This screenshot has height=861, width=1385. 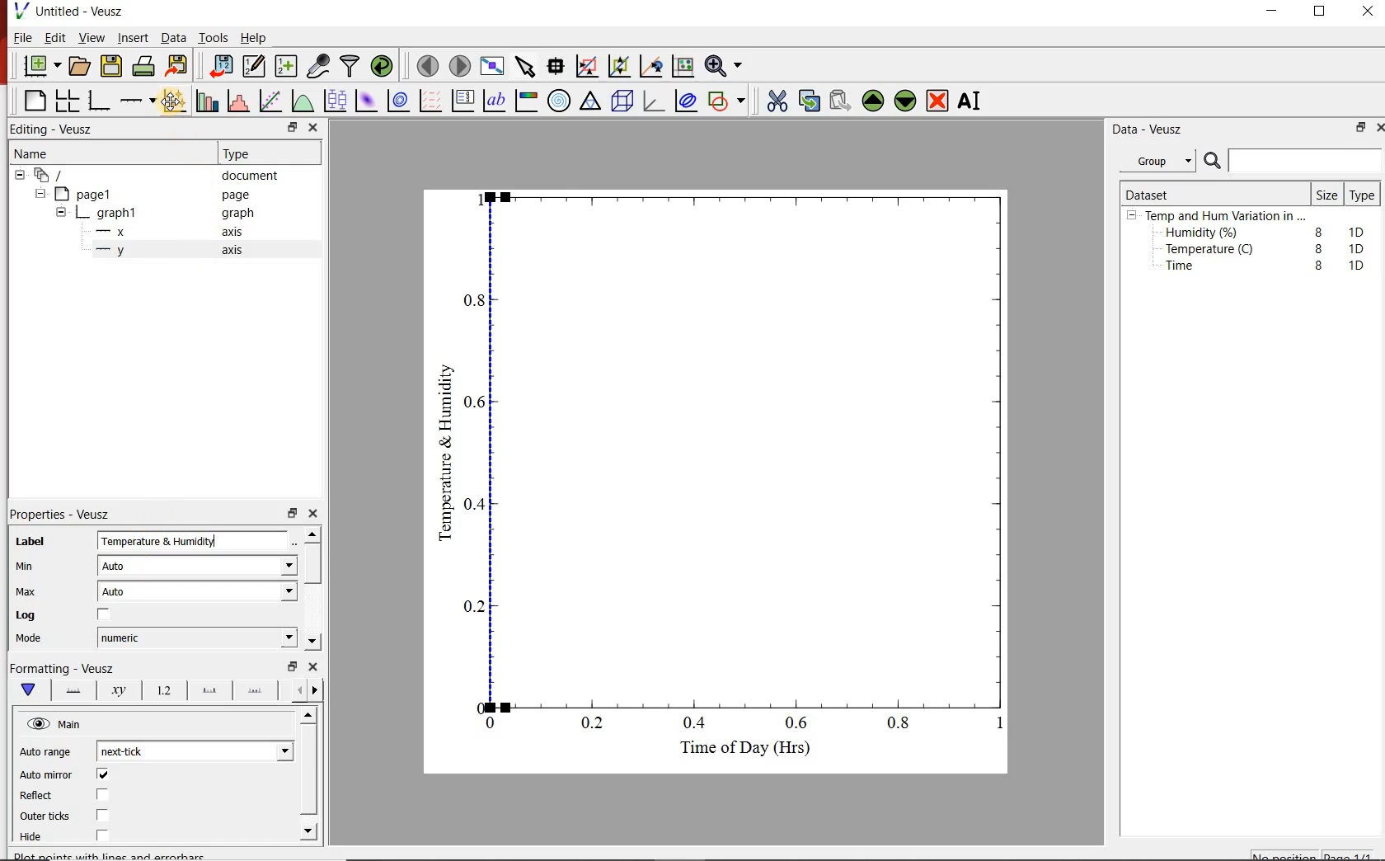 What do you see at coordinates (529, 101) in the screenshot?
I see `image color bar` at bounding box center [529, 101].